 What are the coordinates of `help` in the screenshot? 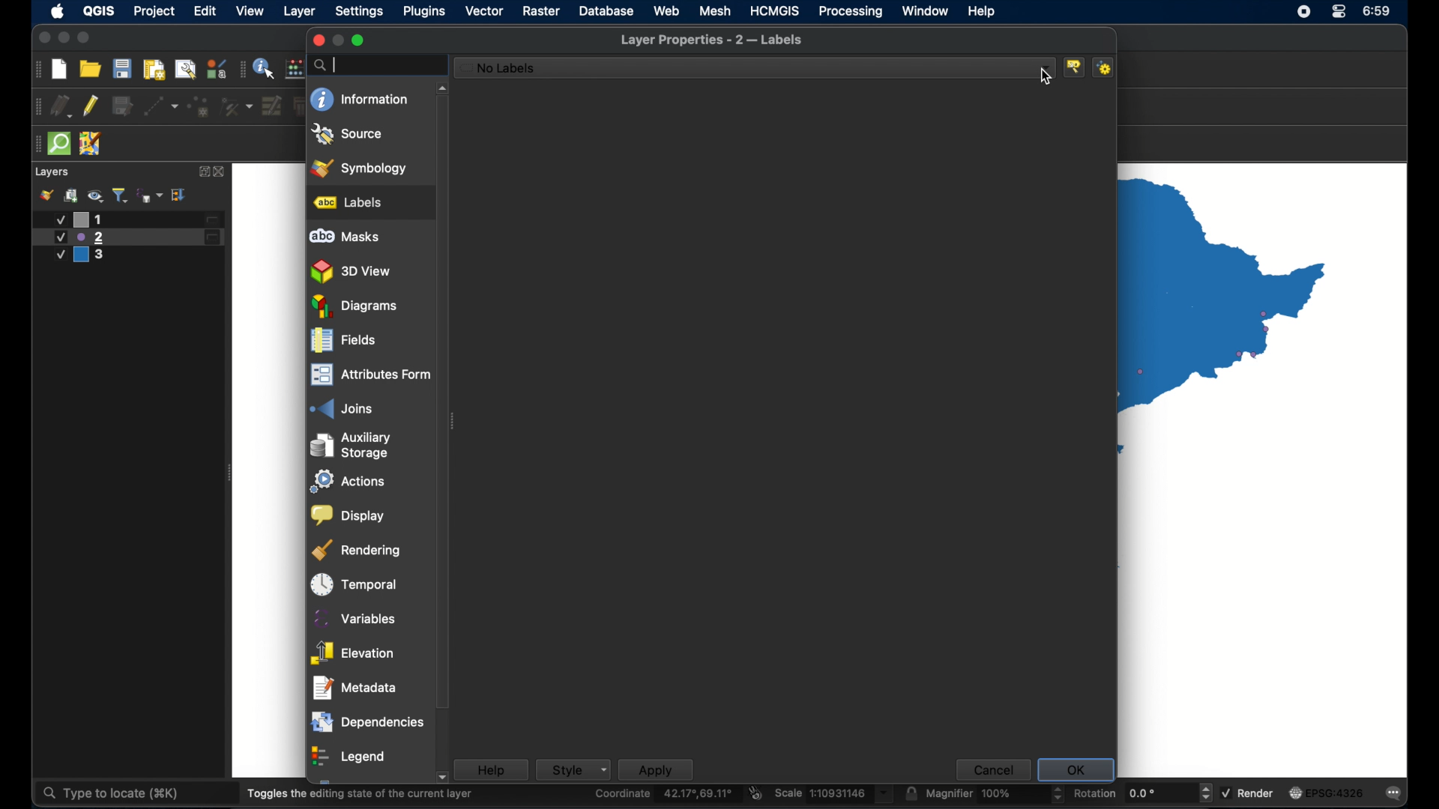 It's located at (983, 11).